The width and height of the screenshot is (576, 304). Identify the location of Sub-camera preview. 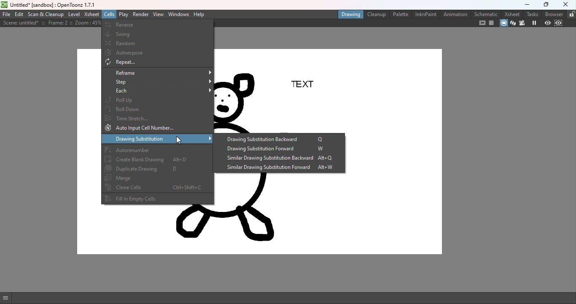
(559, 23).